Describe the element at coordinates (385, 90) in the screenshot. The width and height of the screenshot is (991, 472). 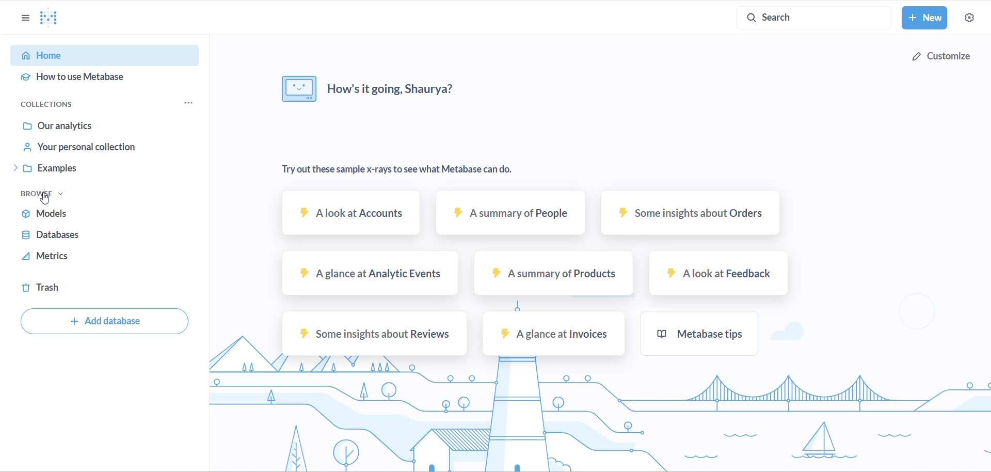
I see `how's it going, Shaurya?` at that location.